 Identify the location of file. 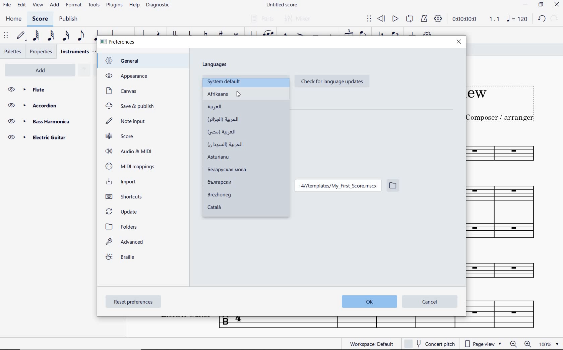
(7, 6).